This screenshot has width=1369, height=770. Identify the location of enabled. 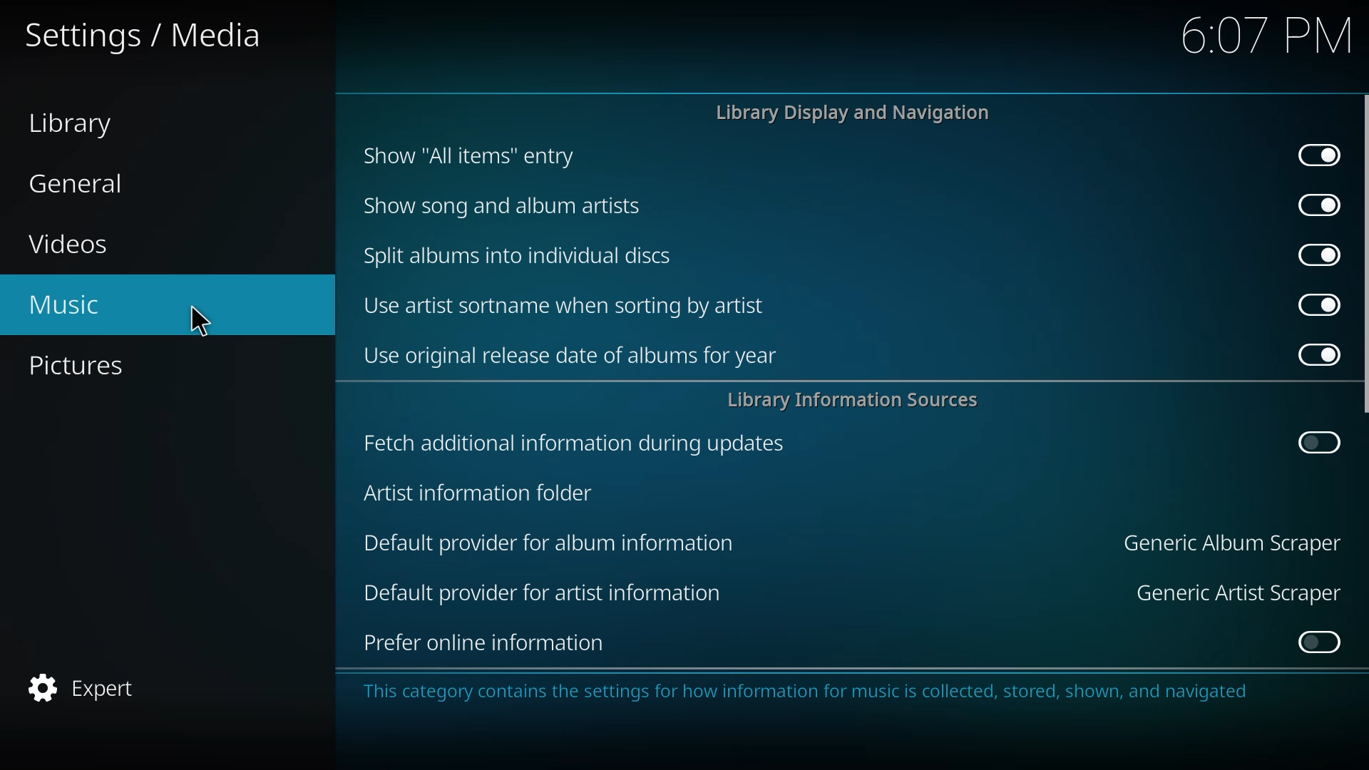
(1320, 253).